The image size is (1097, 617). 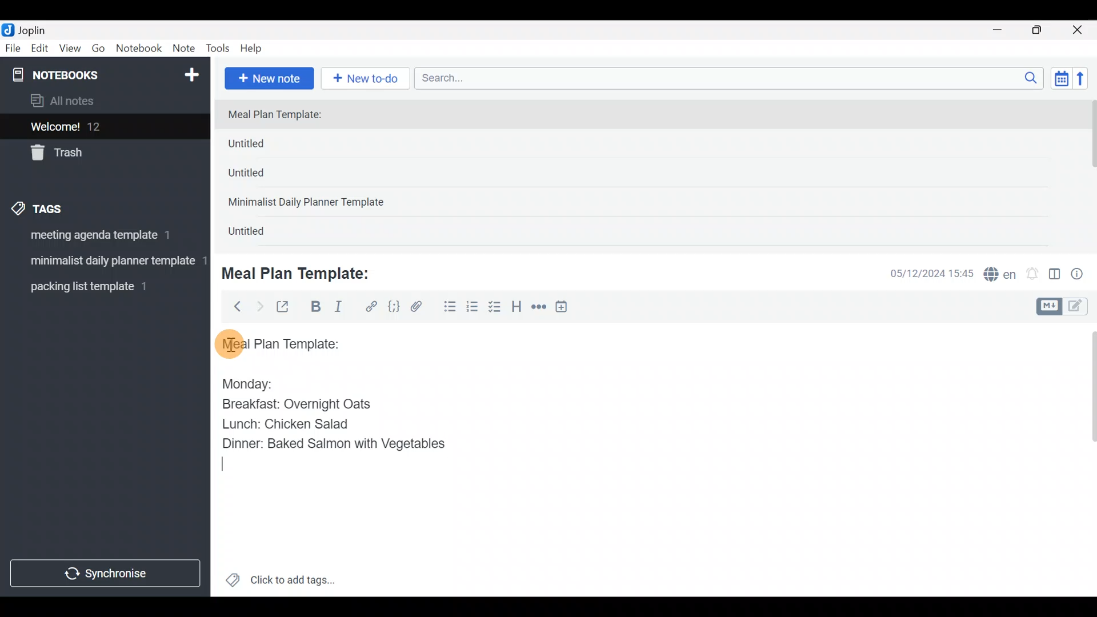 I want to click on Note, so click(x=186, y=49).